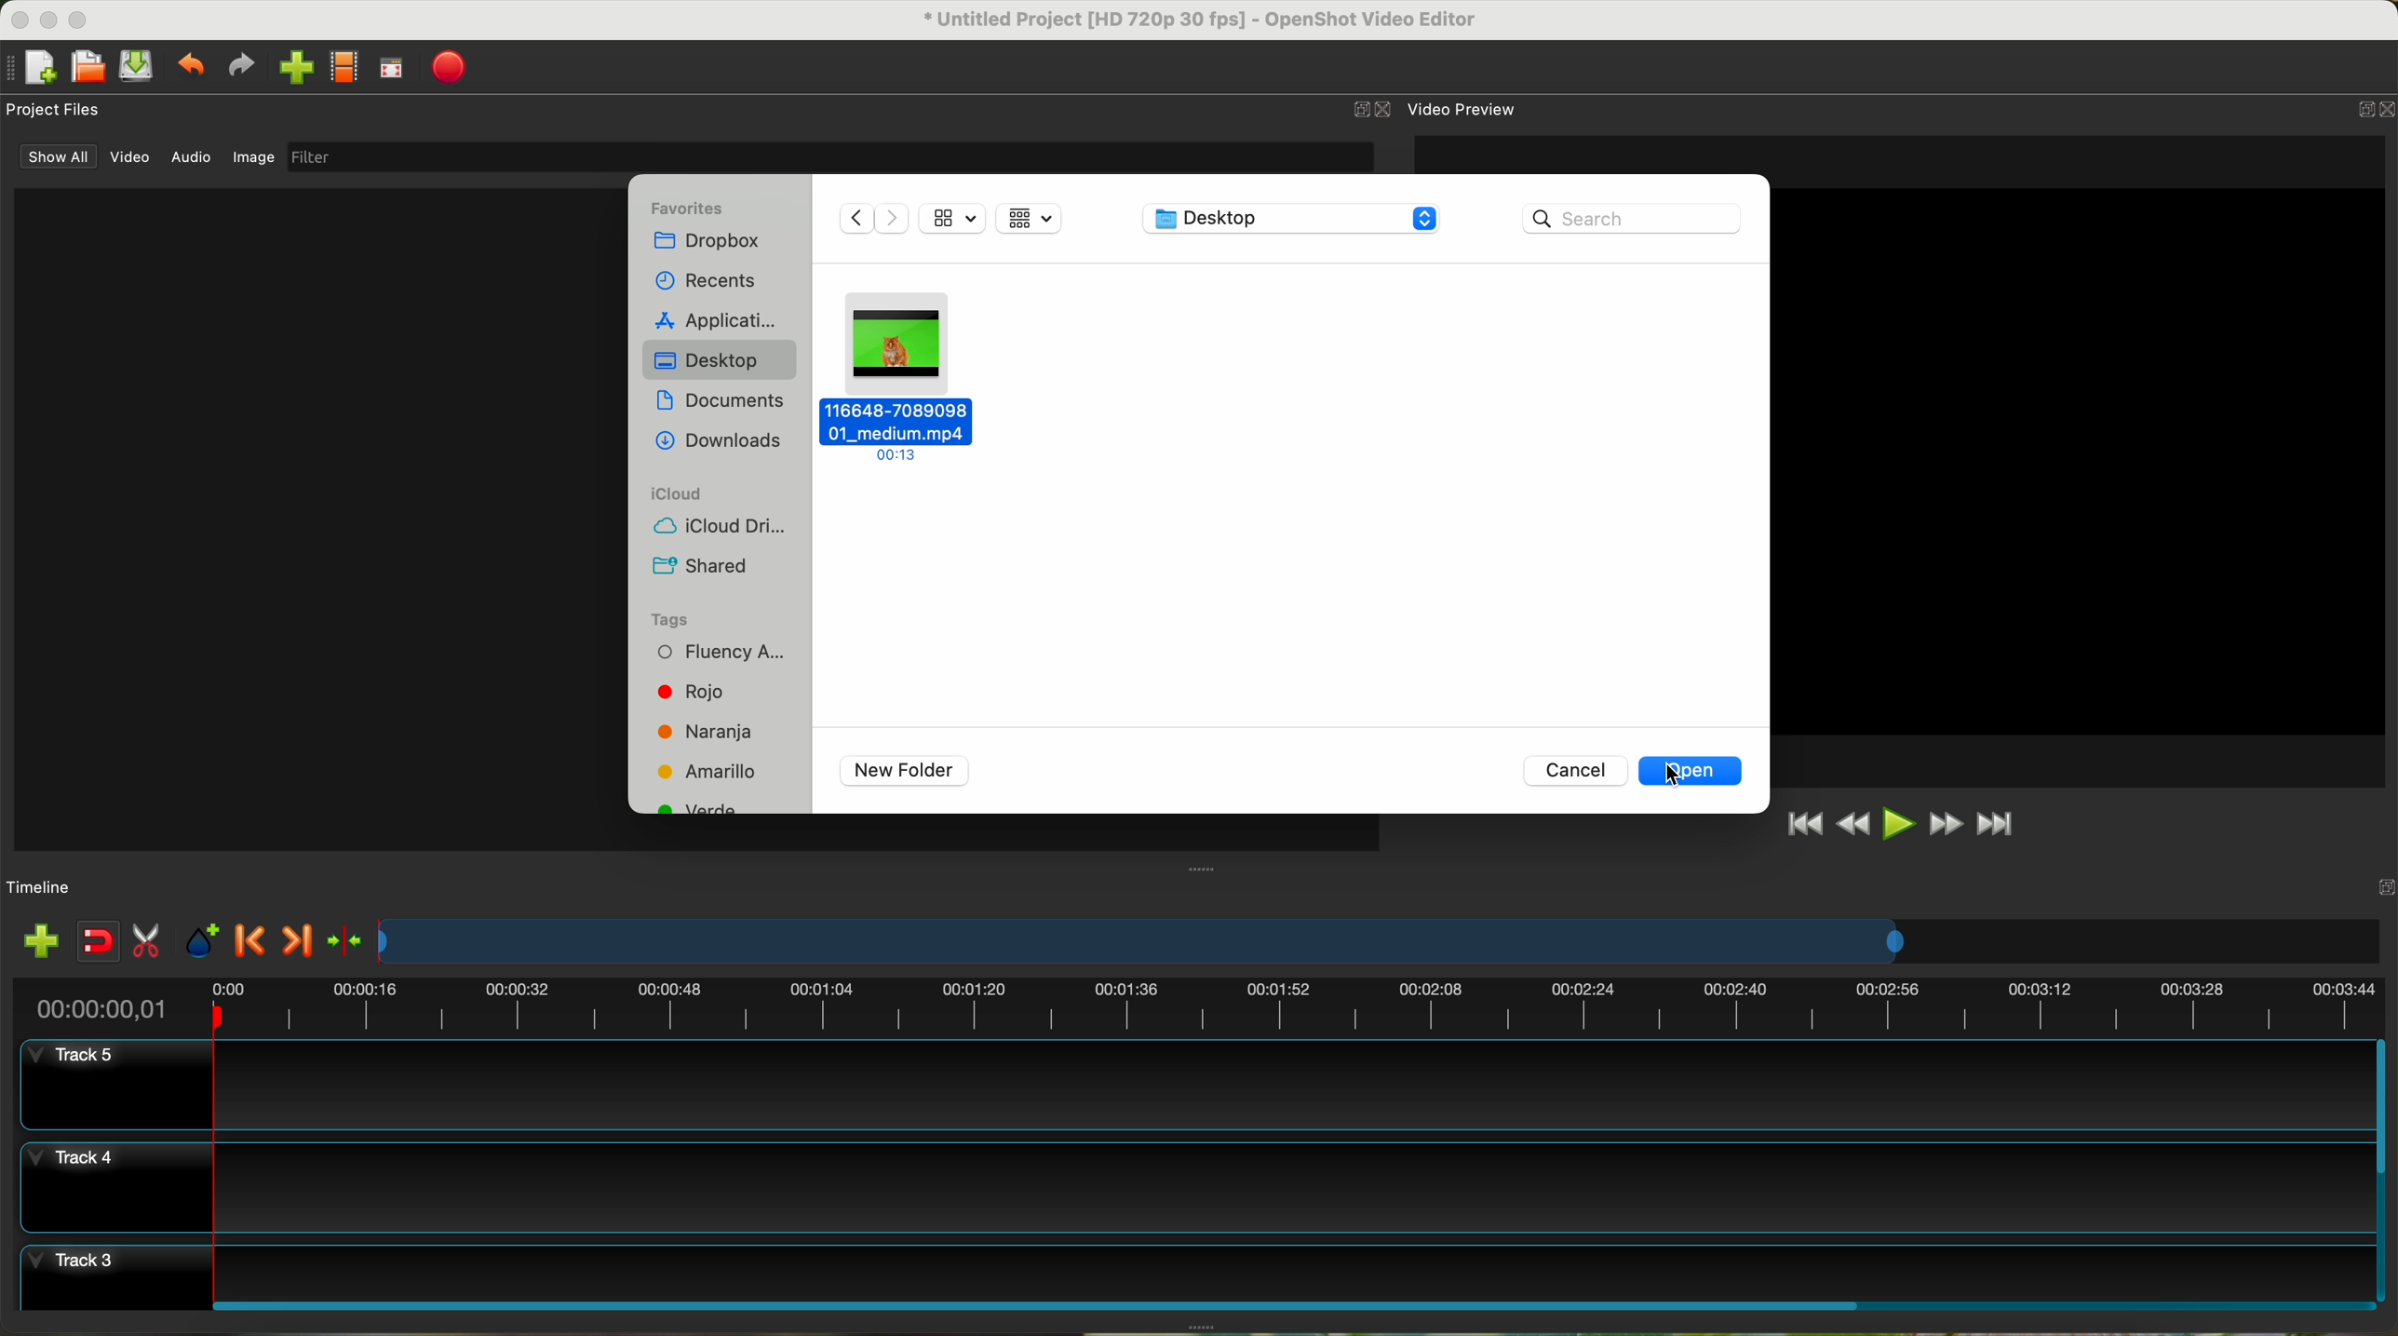  What do you see at coordinates (1946, 824) in the screenshot?
I see `fast foward` at bounding box center [1946, 824].